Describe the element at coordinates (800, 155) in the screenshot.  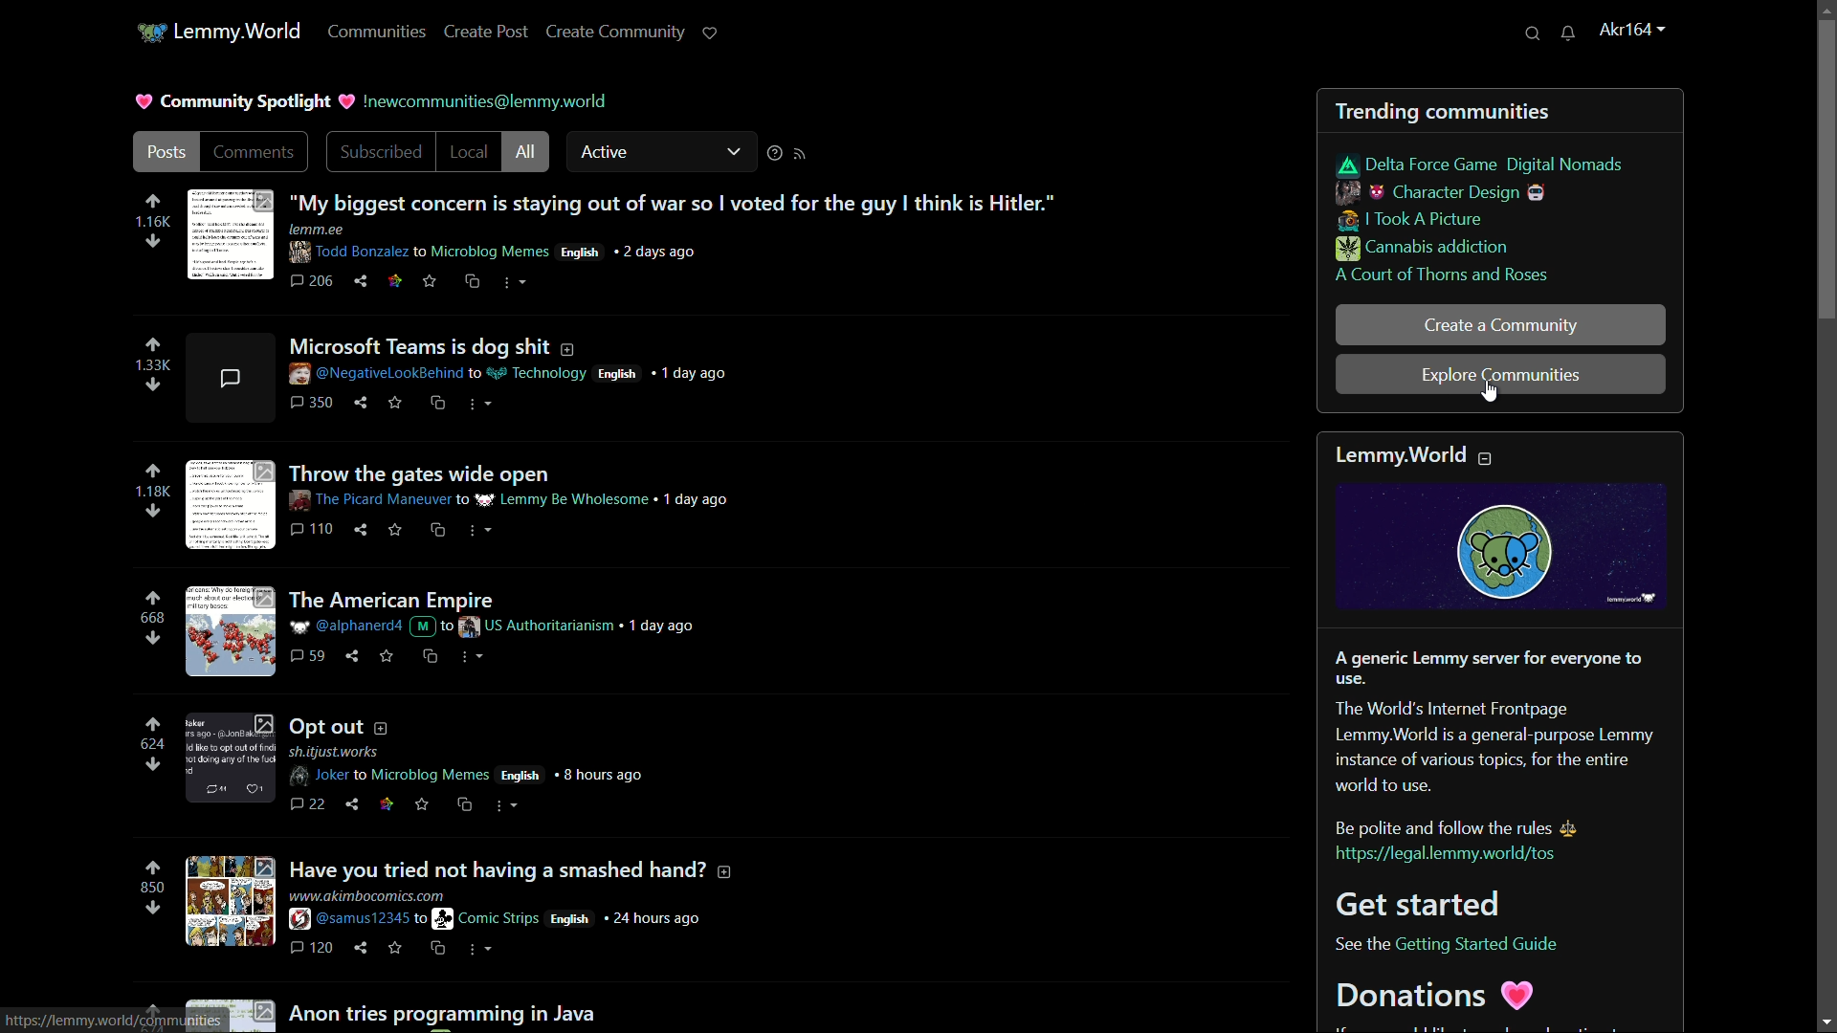
I see `rss` at that location.